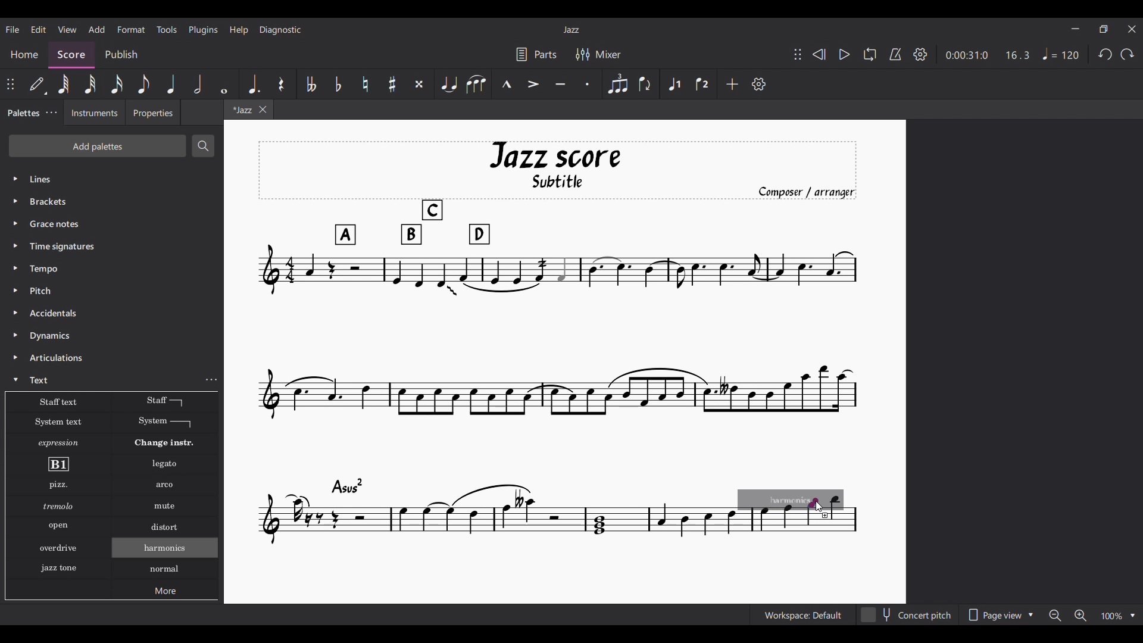 This screenshot has width=1143, height=643. I want to click on Palettes, so click(21, 116).